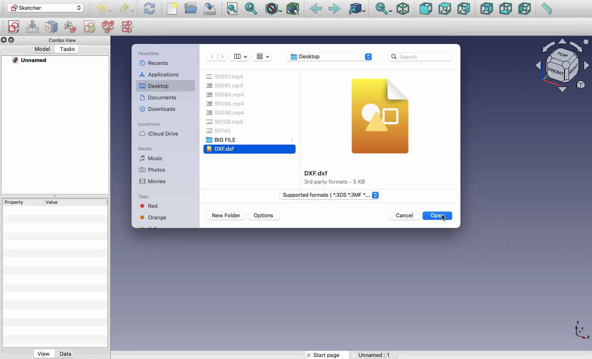 The image size is (592, 359). What do you see at coordinates (157, 63) in the screenshot?
I see `Recents` at bounding box center [157, 63].